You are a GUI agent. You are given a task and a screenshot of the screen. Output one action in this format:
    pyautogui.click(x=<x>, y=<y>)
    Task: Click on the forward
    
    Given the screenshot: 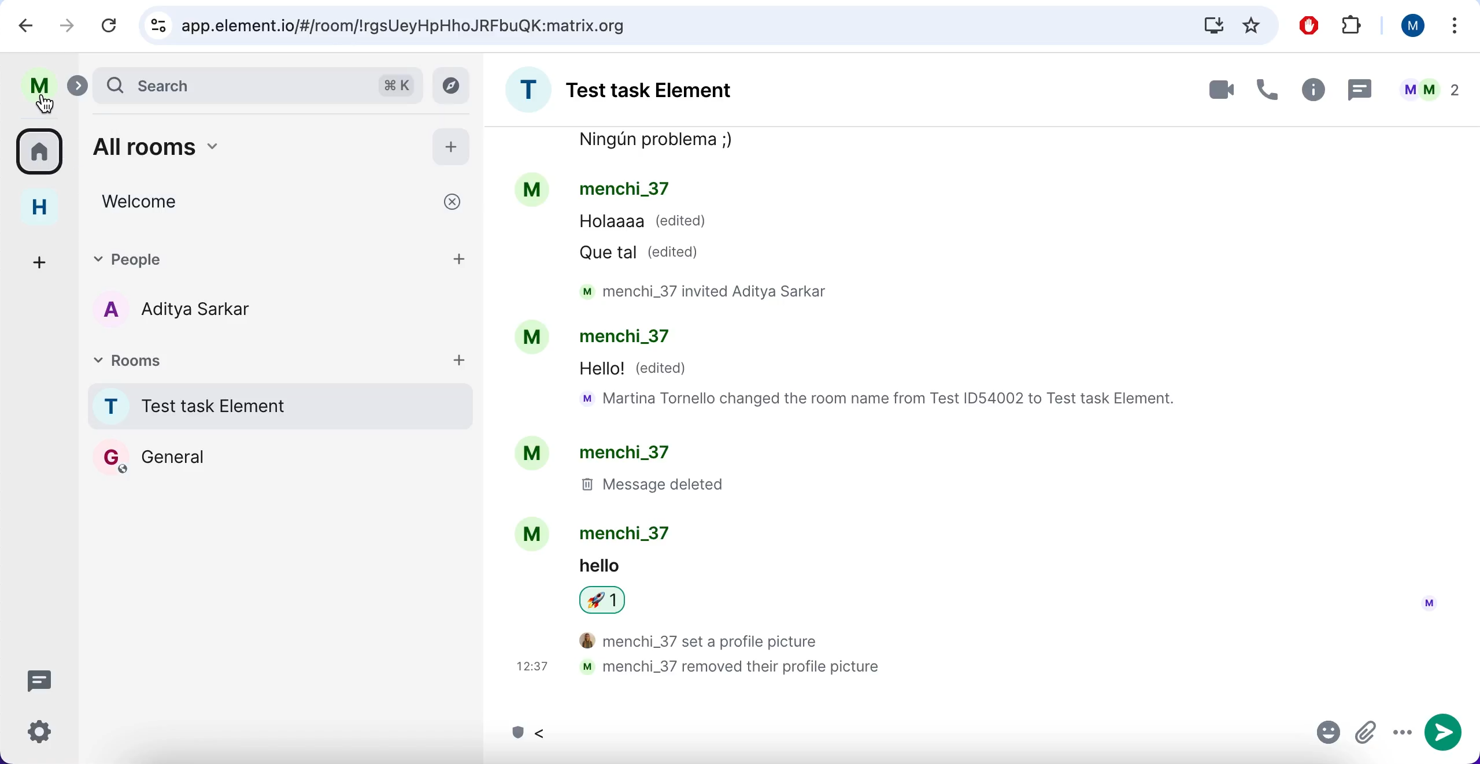 What is the action you would take?
    pyautogui.click(x=66, y=27)
    